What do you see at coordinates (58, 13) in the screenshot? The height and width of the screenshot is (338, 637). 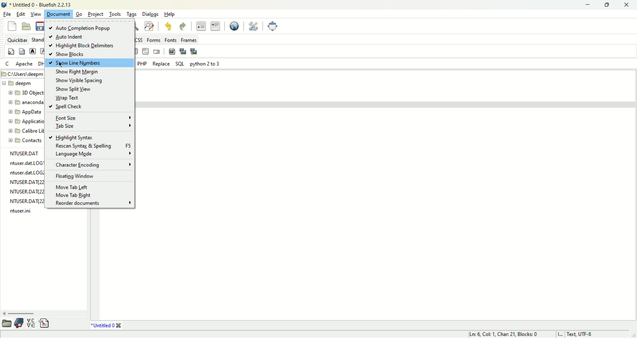 I see `document` at bounding box center [58, 13].